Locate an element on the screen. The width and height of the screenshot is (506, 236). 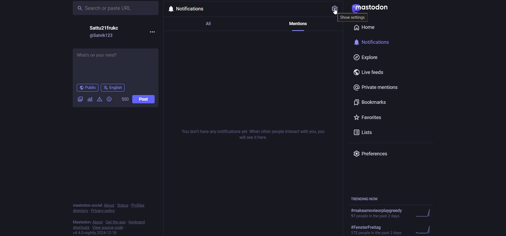
Explore is located at coordinates (366, 57).